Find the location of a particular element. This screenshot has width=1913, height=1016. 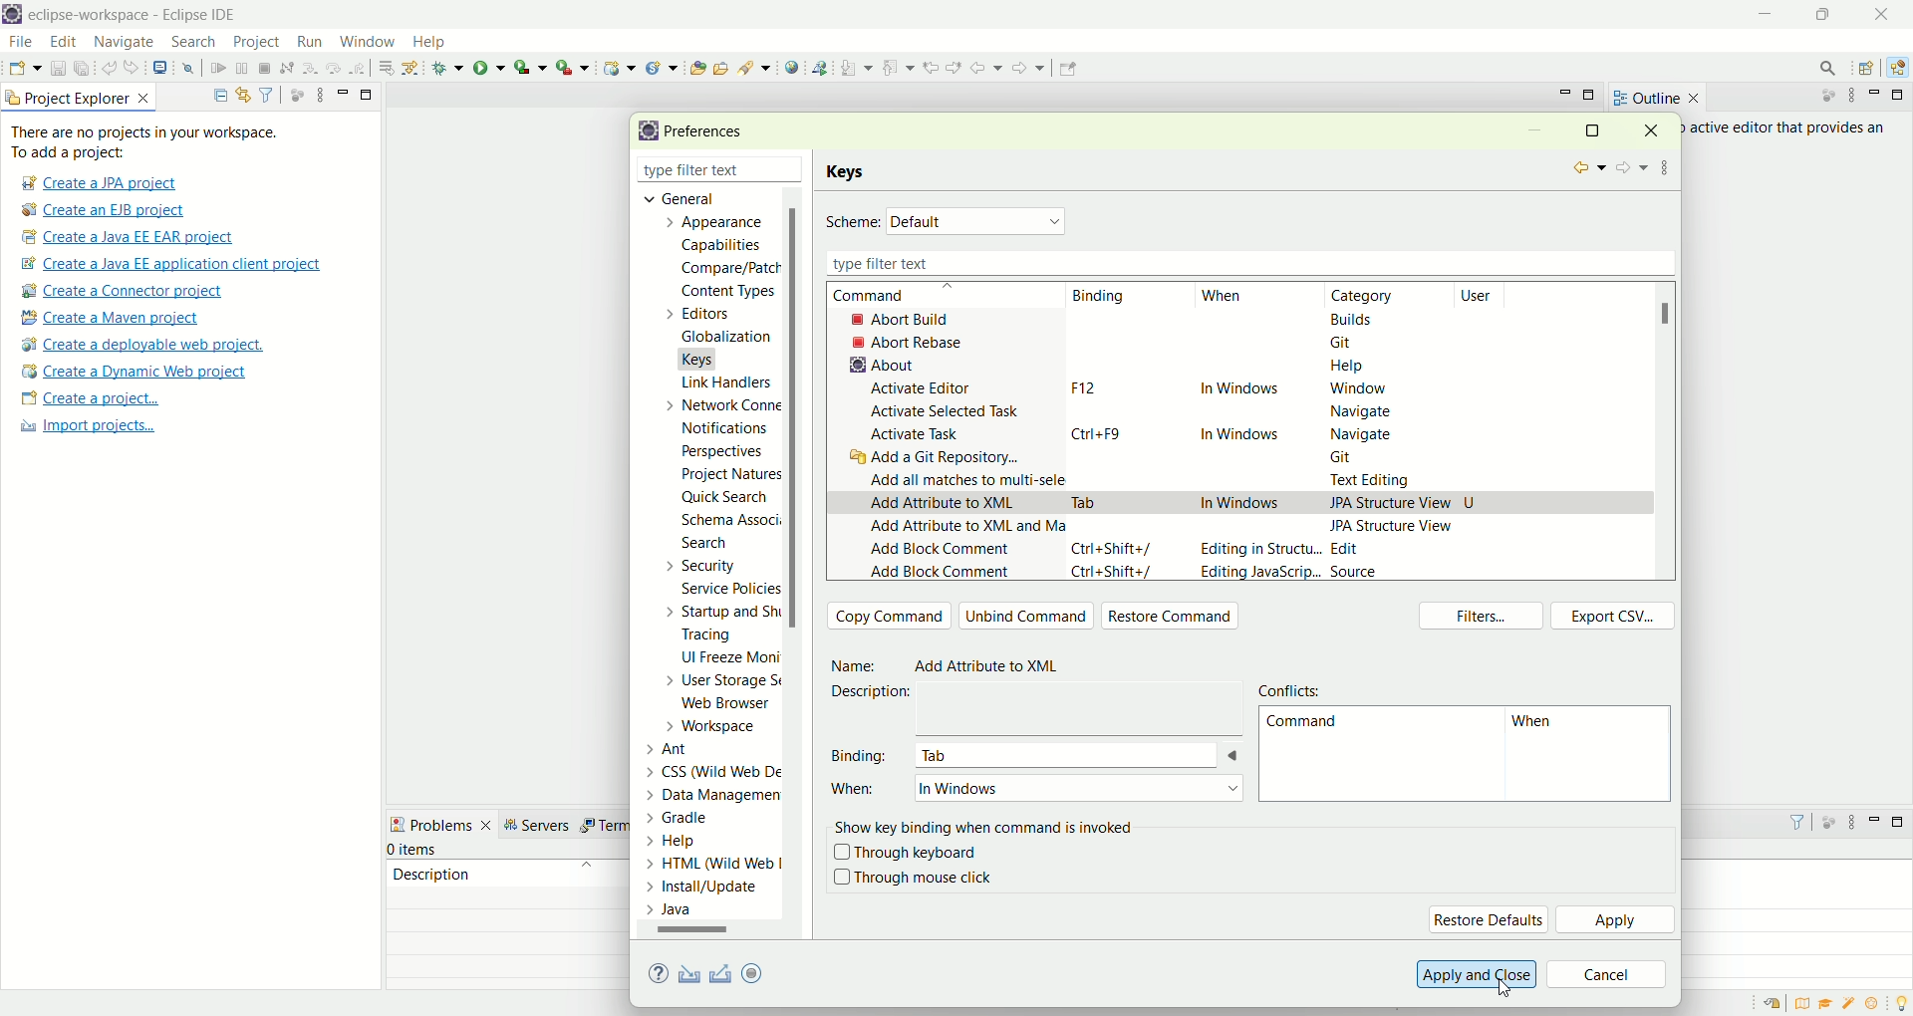

link with editor is located at coordinates (244, 95).